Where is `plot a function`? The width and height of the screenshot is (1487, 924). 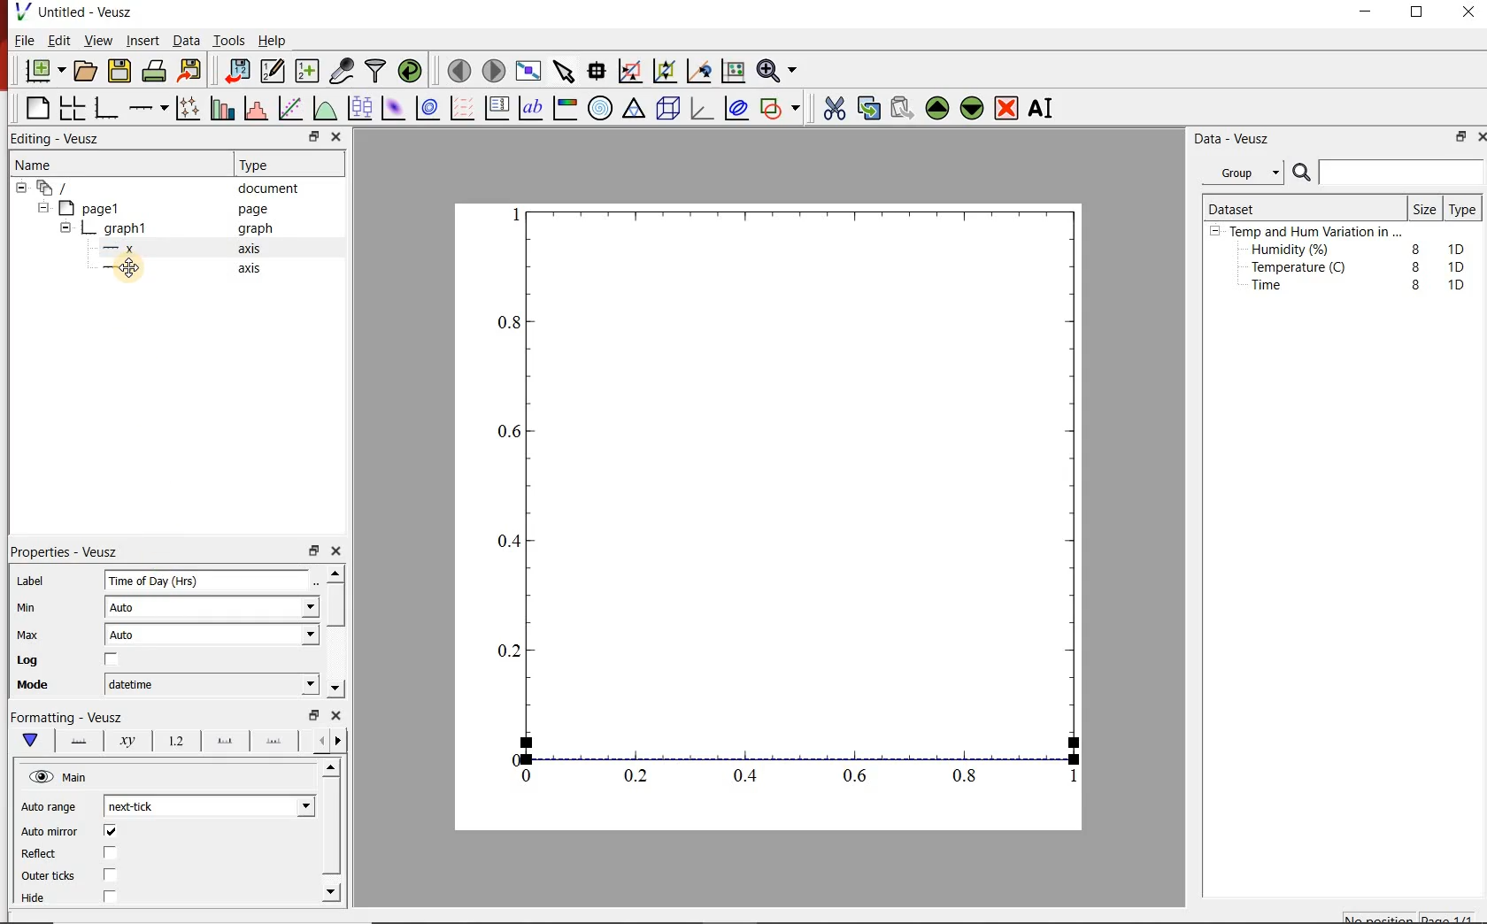
plot a function is located at coordinates (327, 111).